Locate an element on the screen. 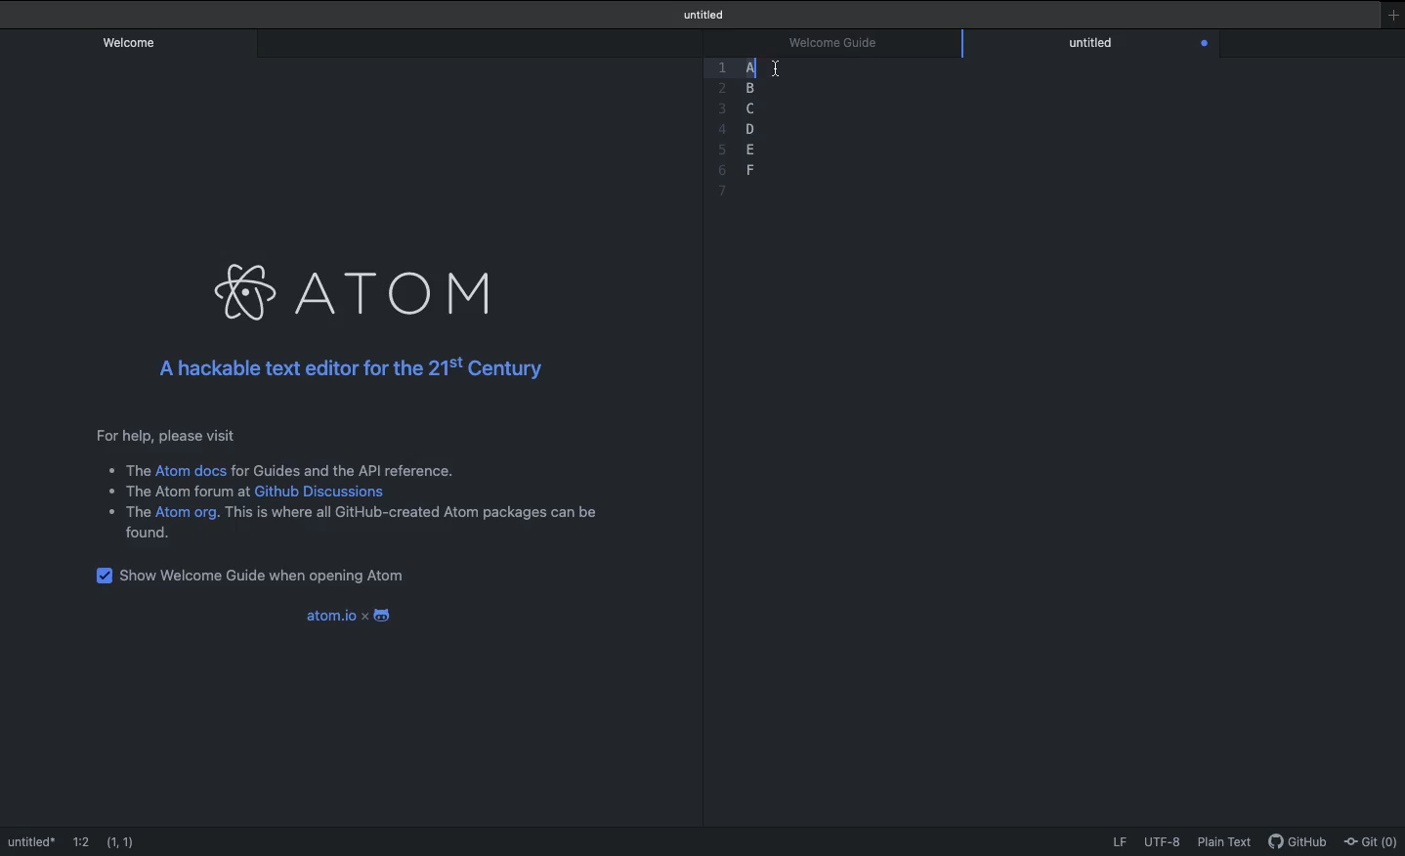  (1,1) is located at coordinates (122, 840).